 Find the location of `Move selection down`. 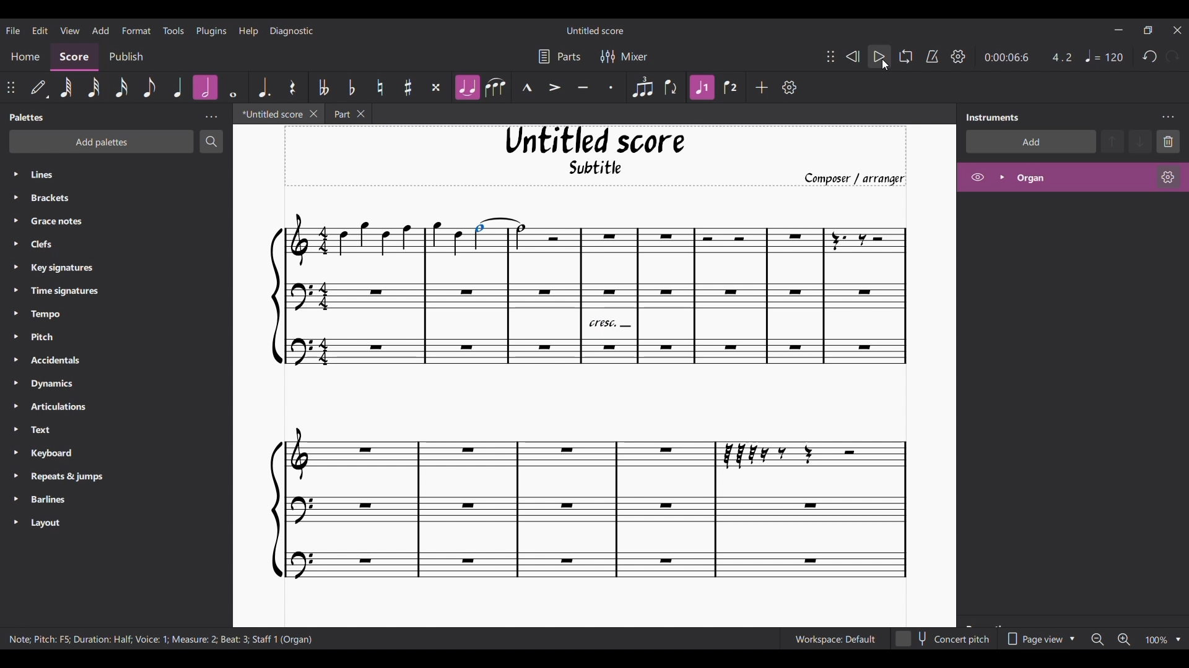

Move selection down is located at coordinates (1140, 141).